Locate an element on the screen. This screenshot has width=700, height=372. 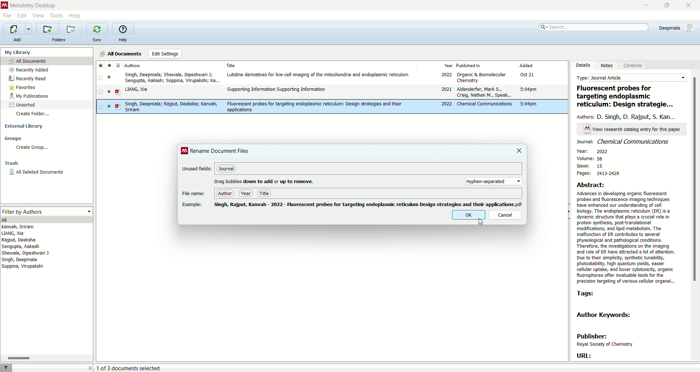
ok is located at coordinates (465, 216).